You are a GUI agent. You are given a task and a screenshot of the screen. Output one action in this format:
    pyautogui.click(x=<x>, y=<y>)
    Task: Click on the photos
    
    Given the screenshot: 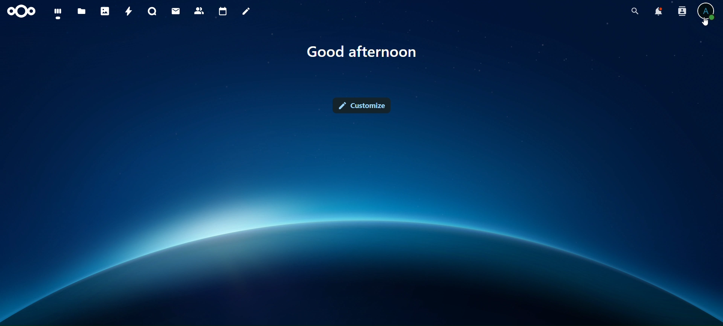 What is the action you would take?
    pyautogui.click(x=104, y=11)
    